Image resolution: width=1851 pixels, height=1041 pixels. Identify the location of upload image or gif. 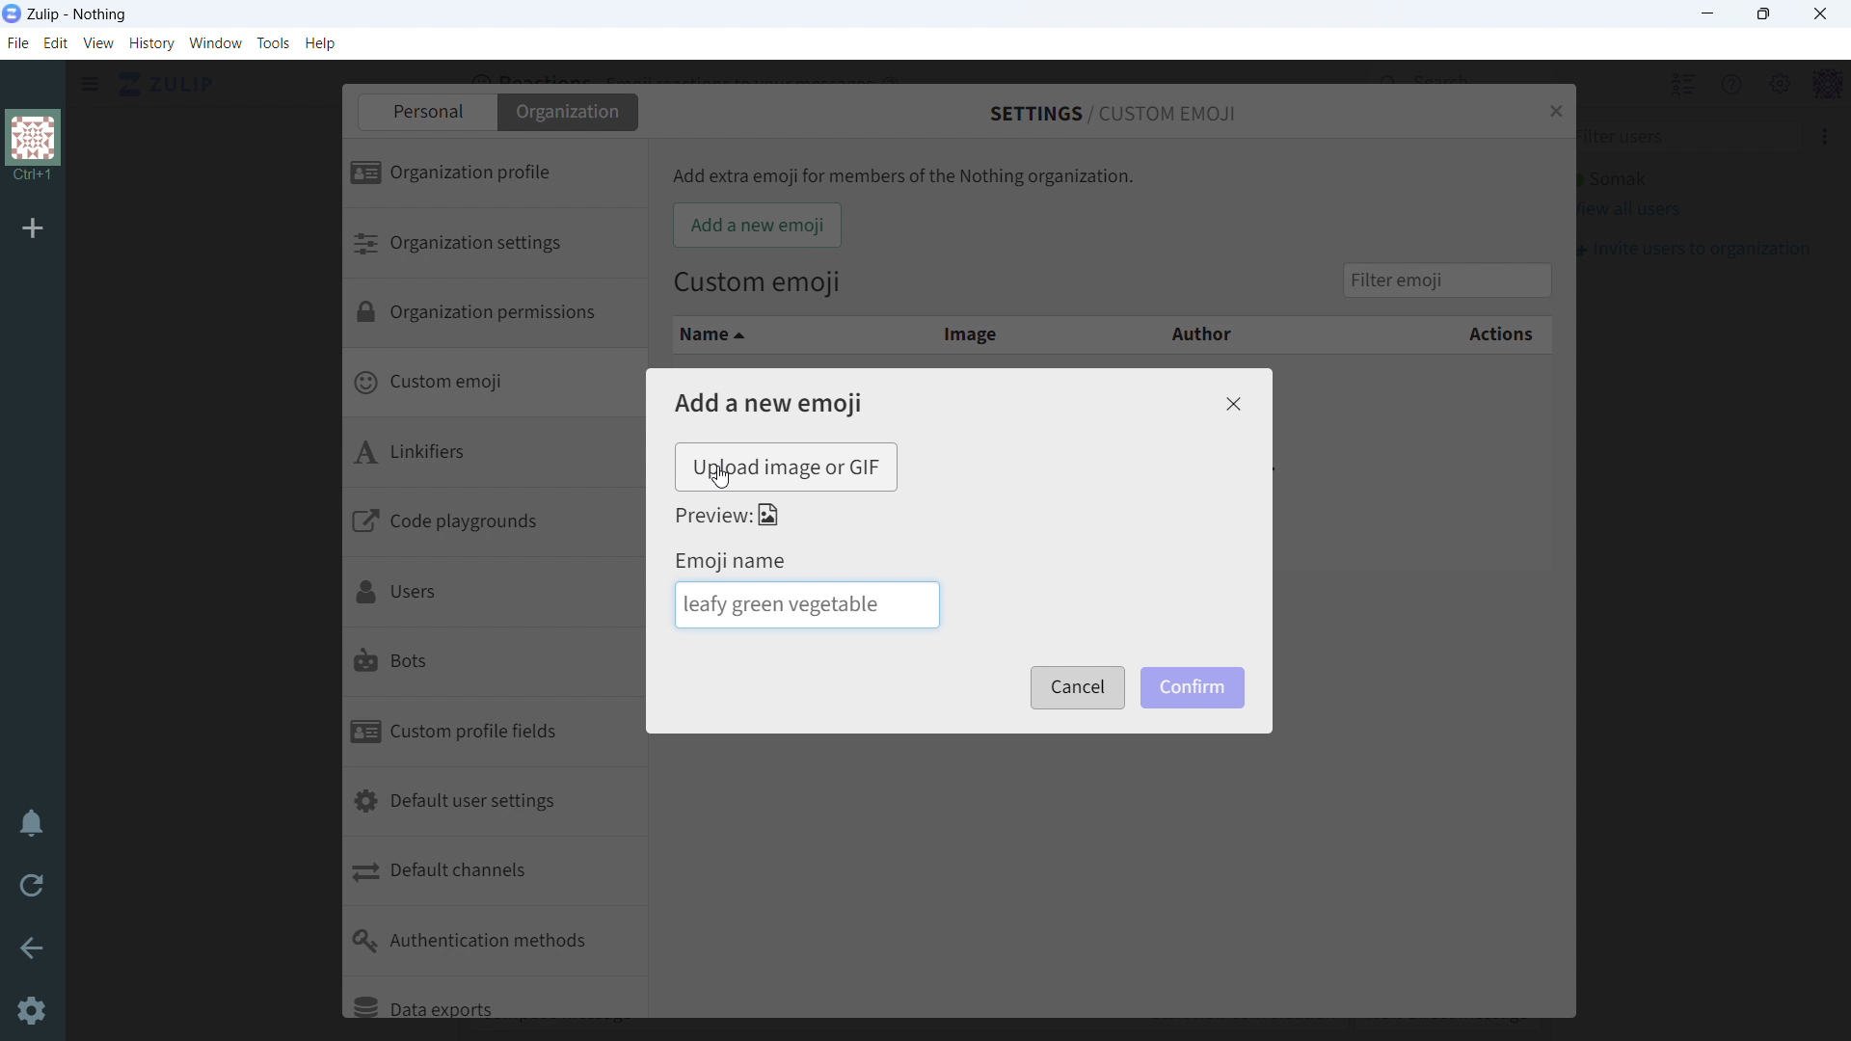
(787, 467).